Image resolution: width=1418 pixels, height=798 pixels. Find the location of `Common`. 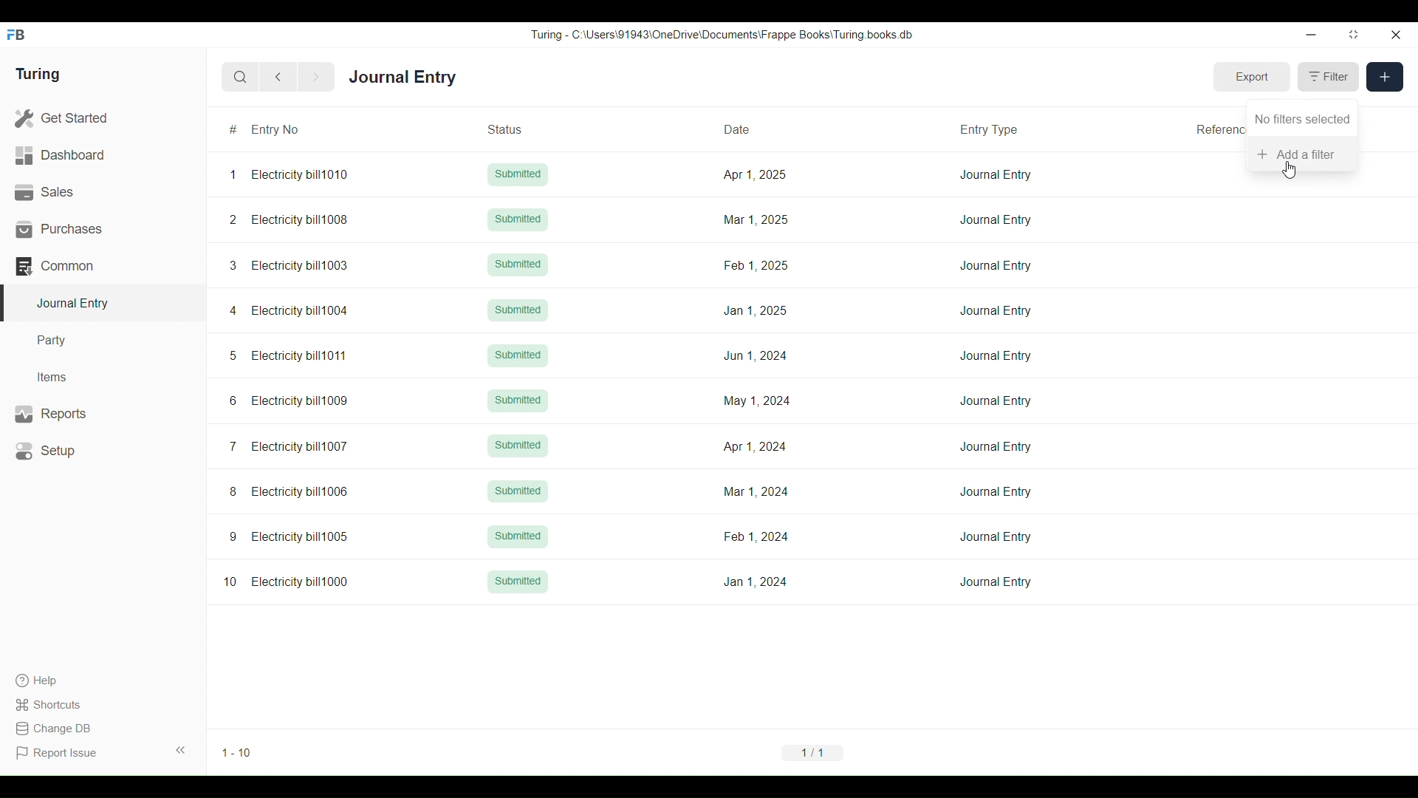

Common is located at coordinates (103, 266).